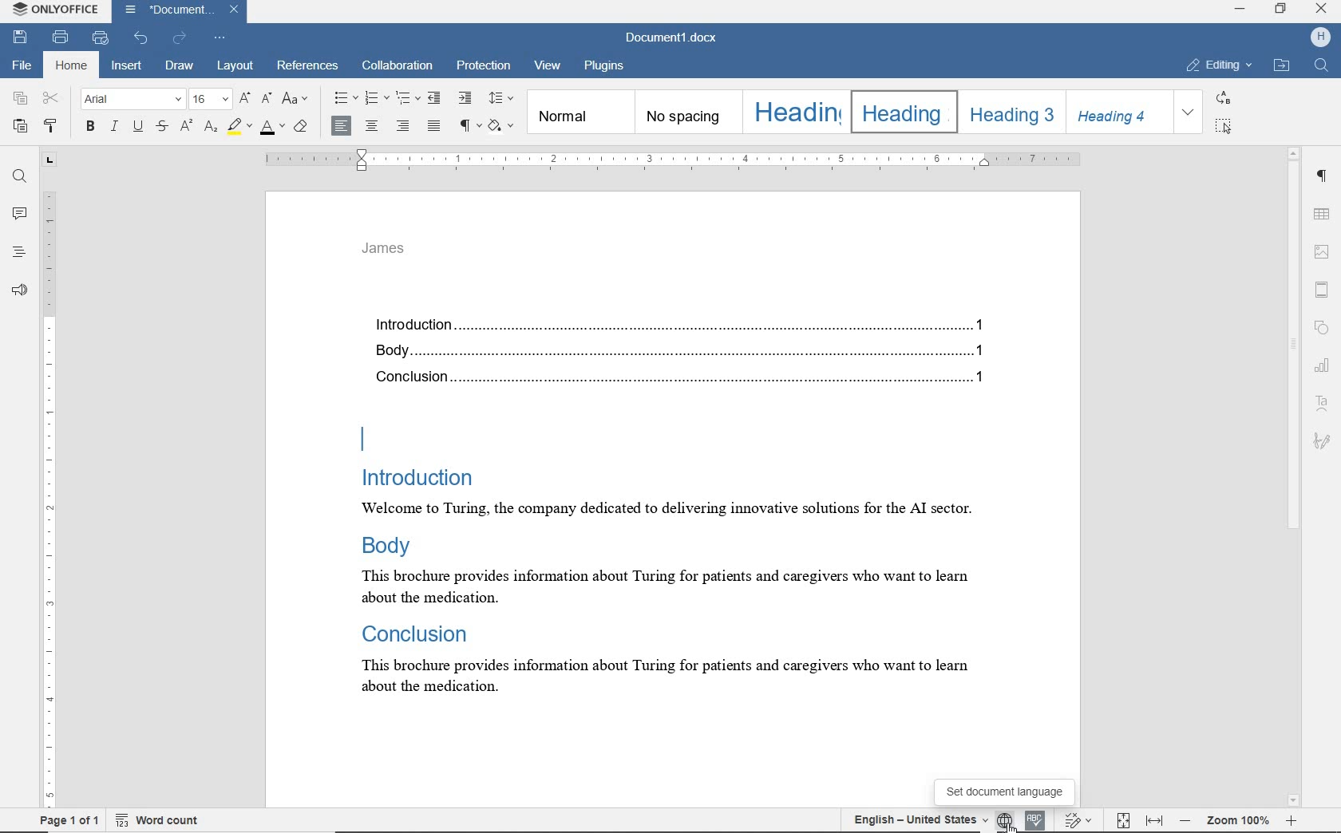 This screenshot has height=833, width=1341. I want to click on track changes, so click(1079, 820).